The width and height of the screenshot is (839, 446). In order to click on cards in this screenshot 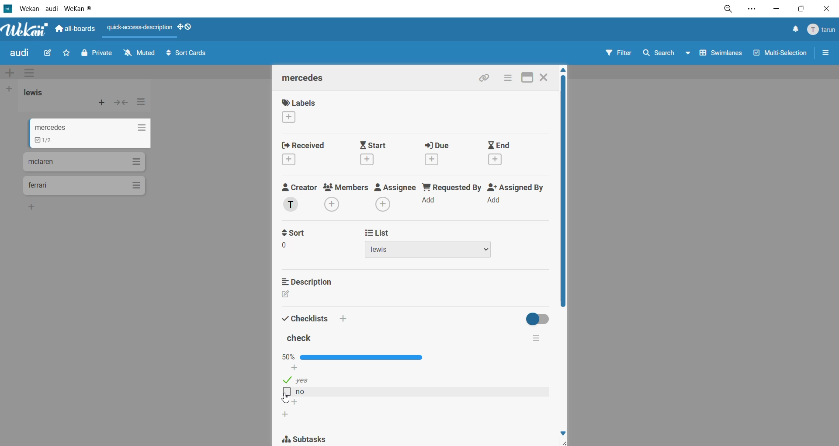, I will do `click(86, 161)`.